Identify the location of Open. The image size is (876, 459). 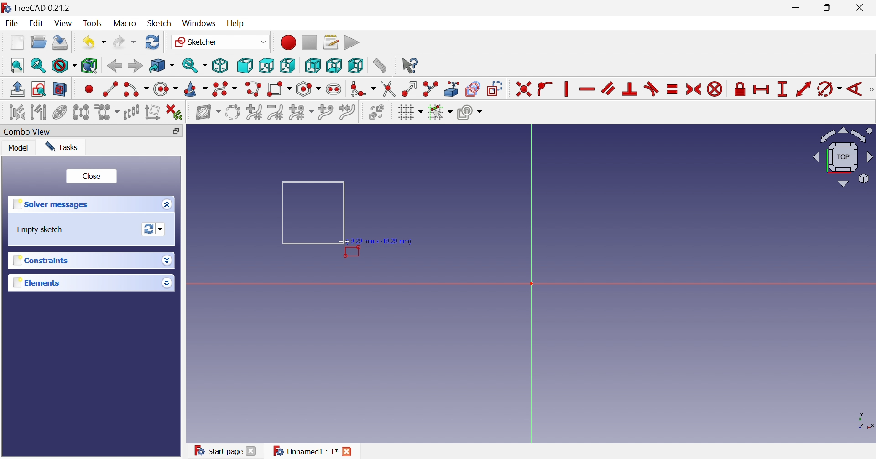
(38, 42).